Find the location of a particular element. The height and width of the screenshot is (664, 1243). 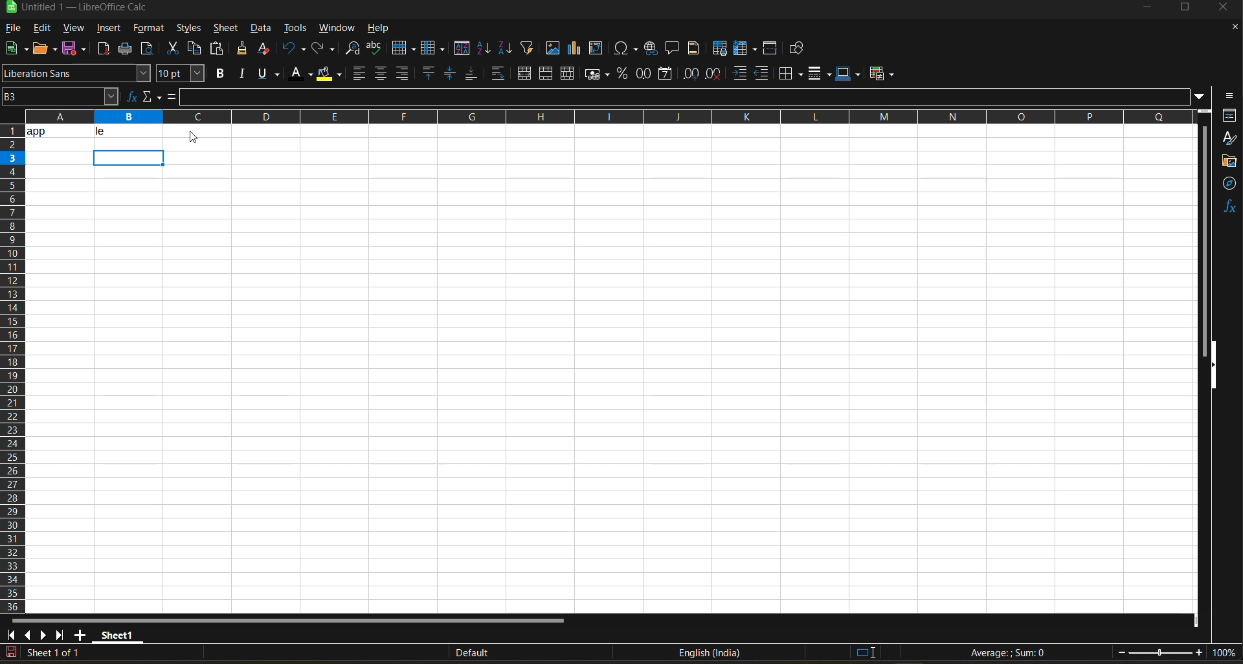

insert chart is located at coordinates (575, 48).